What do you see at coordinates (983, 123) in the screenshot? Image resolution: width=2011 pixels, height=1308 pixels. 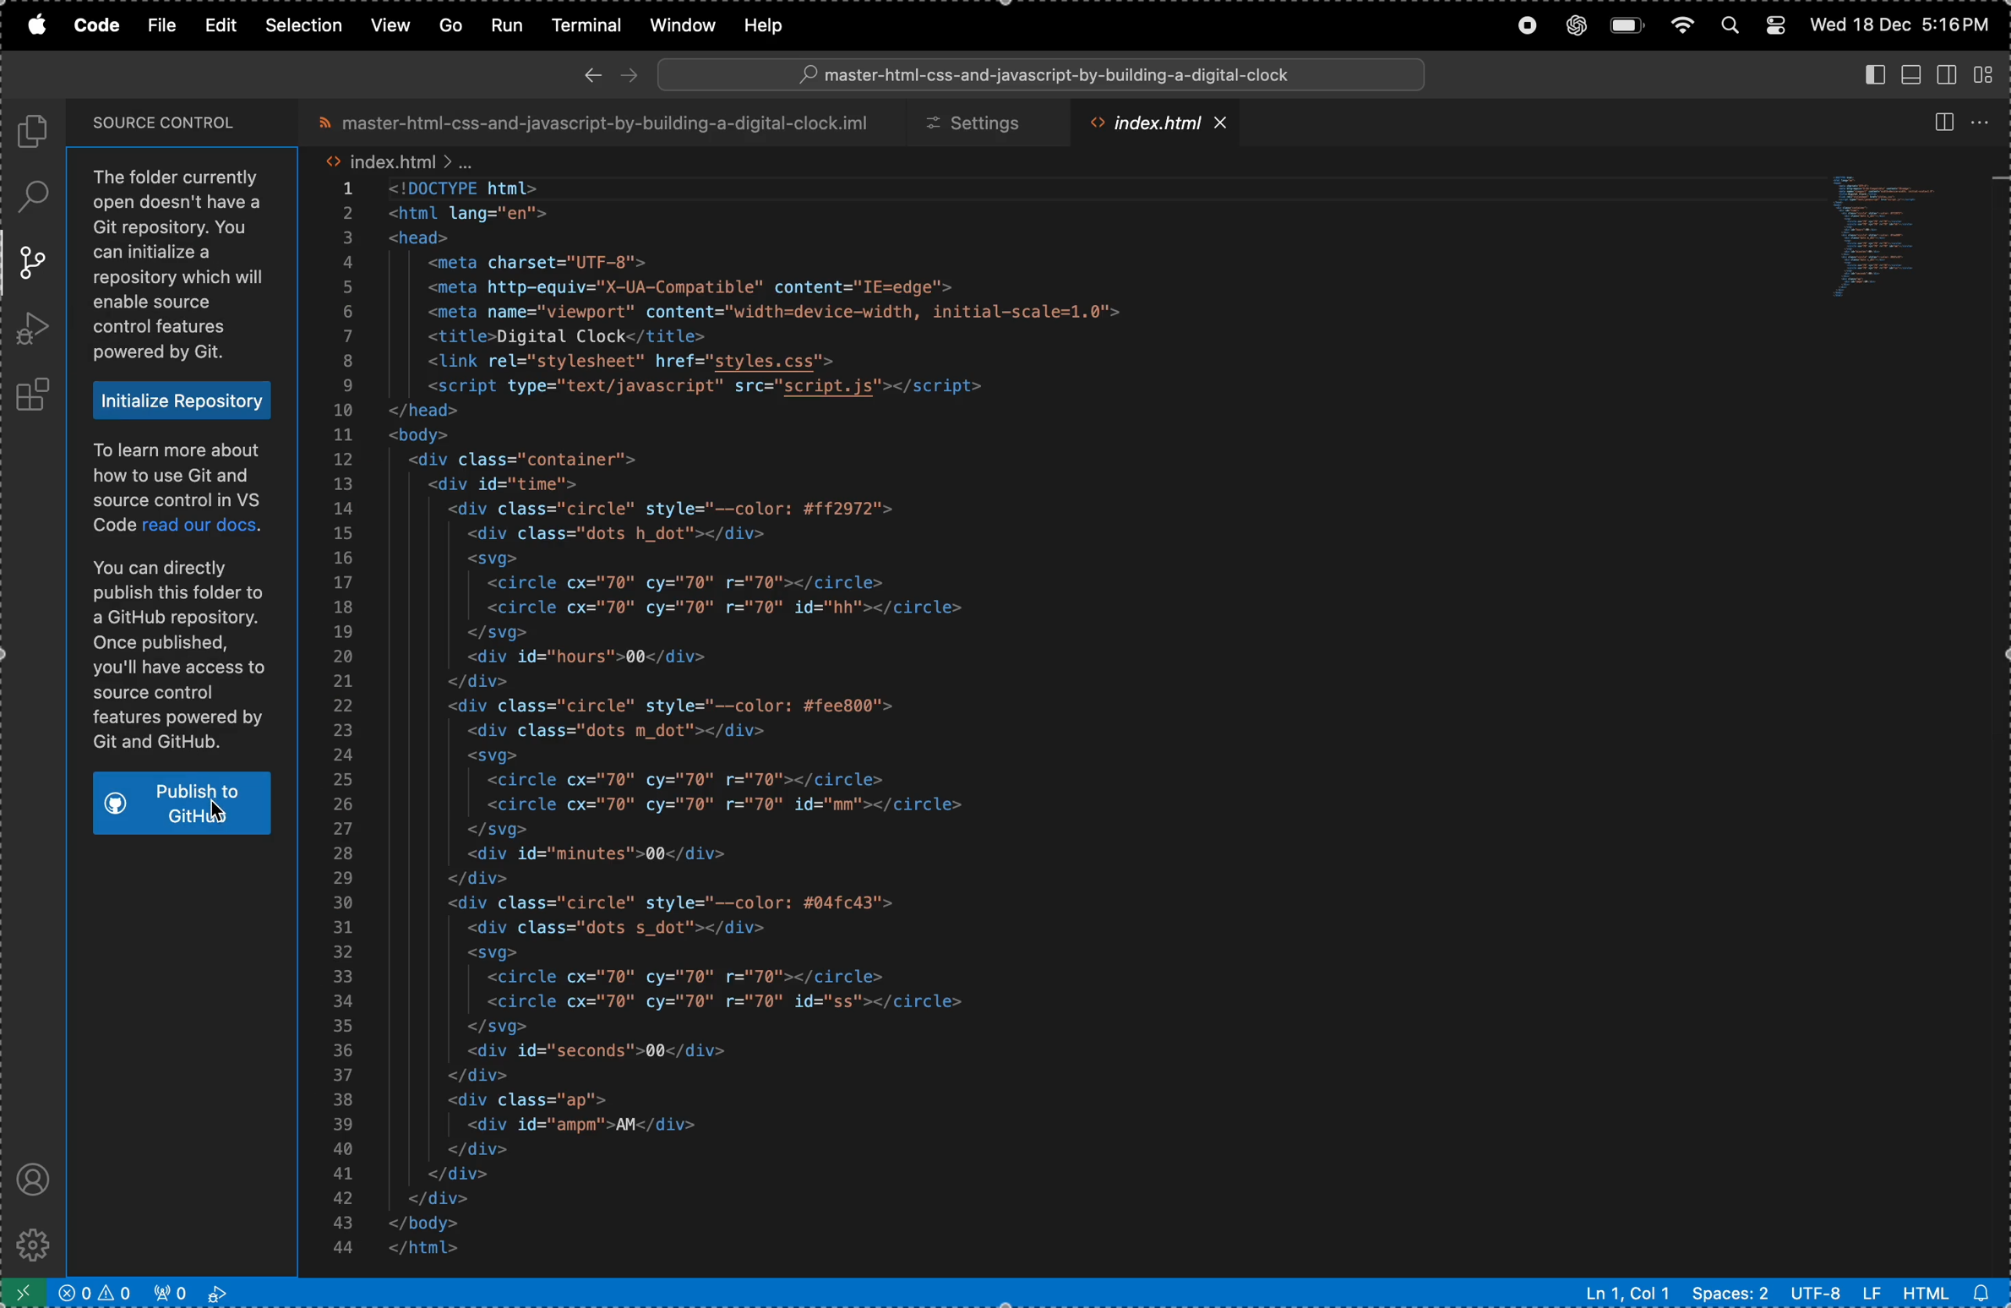 I see `settings` at bounding box center [983, 123].